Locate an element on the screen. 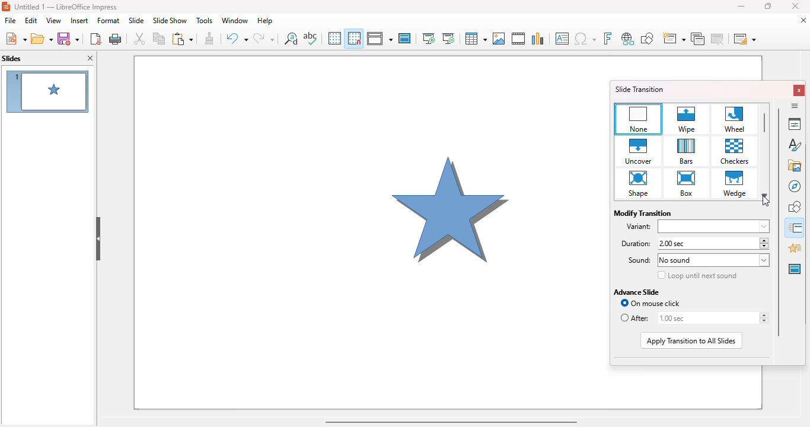  start from first slide is located at coordinates (429, 39).